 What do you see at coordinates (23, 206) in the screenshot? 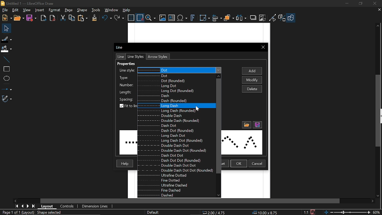
I see `Previous page` at bounding box center [23, 206].